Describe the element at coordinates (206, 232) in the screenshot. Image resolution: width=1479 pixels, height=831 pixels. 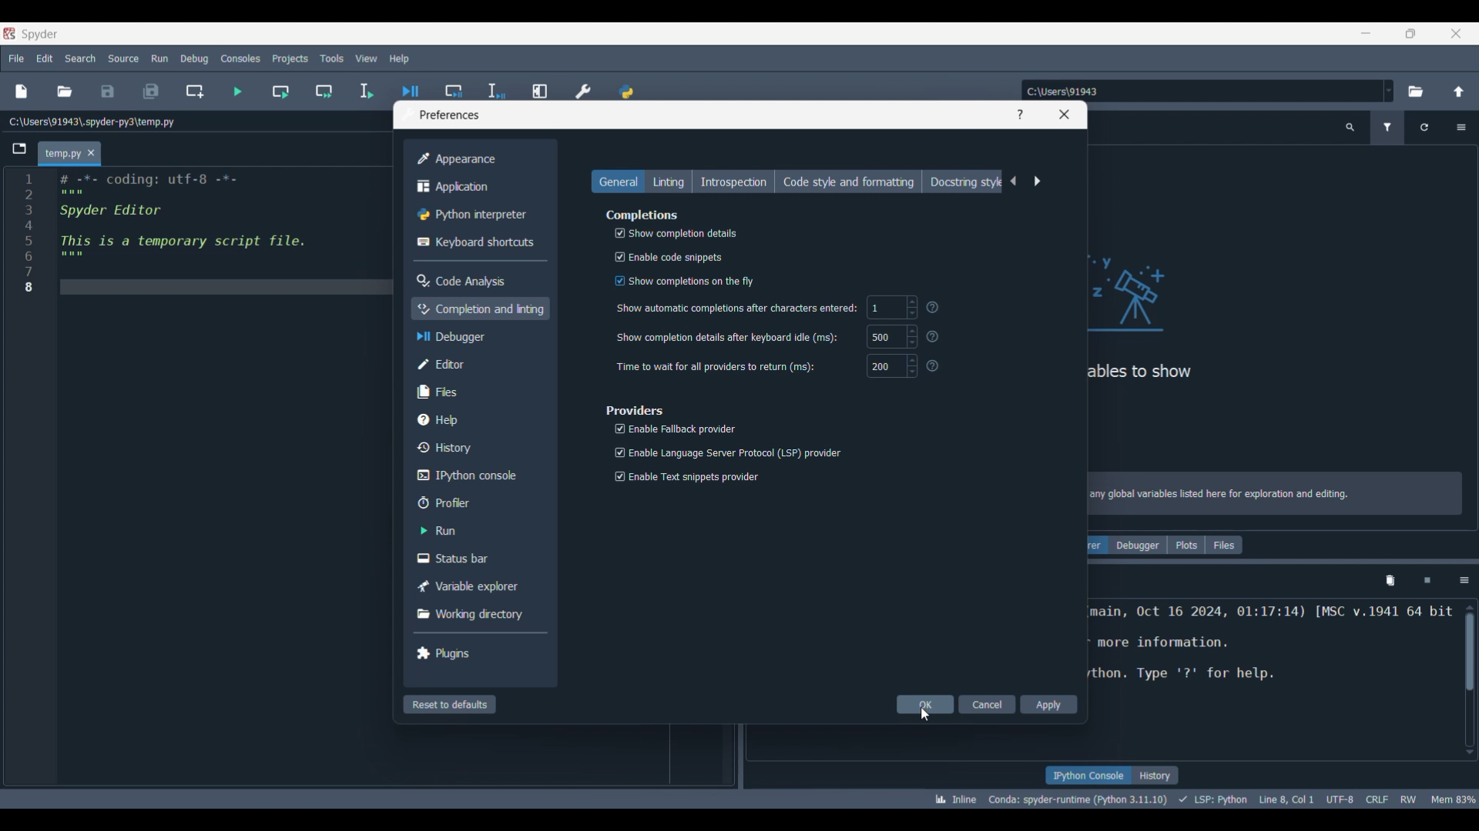
I see `Current code` at that location.